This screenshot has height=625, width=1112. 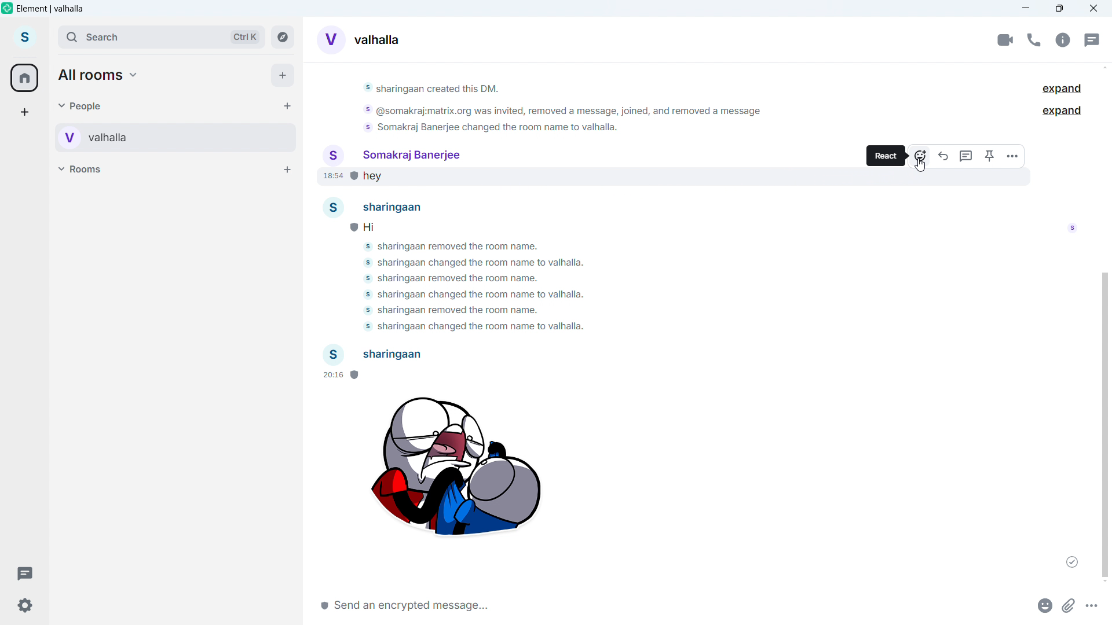 What do you see at coordinates (25, 38) in the screenshot?
I see `account` at bounding box center [25, 38].